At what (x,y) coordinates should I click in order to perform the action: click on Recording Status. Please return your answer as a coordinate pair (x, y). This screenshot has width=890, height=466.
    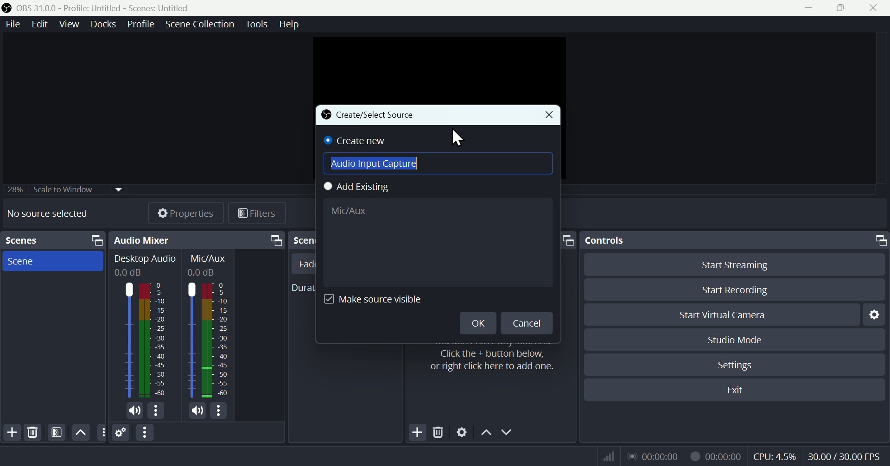
    Looking at the image, I should click on (717, 456).